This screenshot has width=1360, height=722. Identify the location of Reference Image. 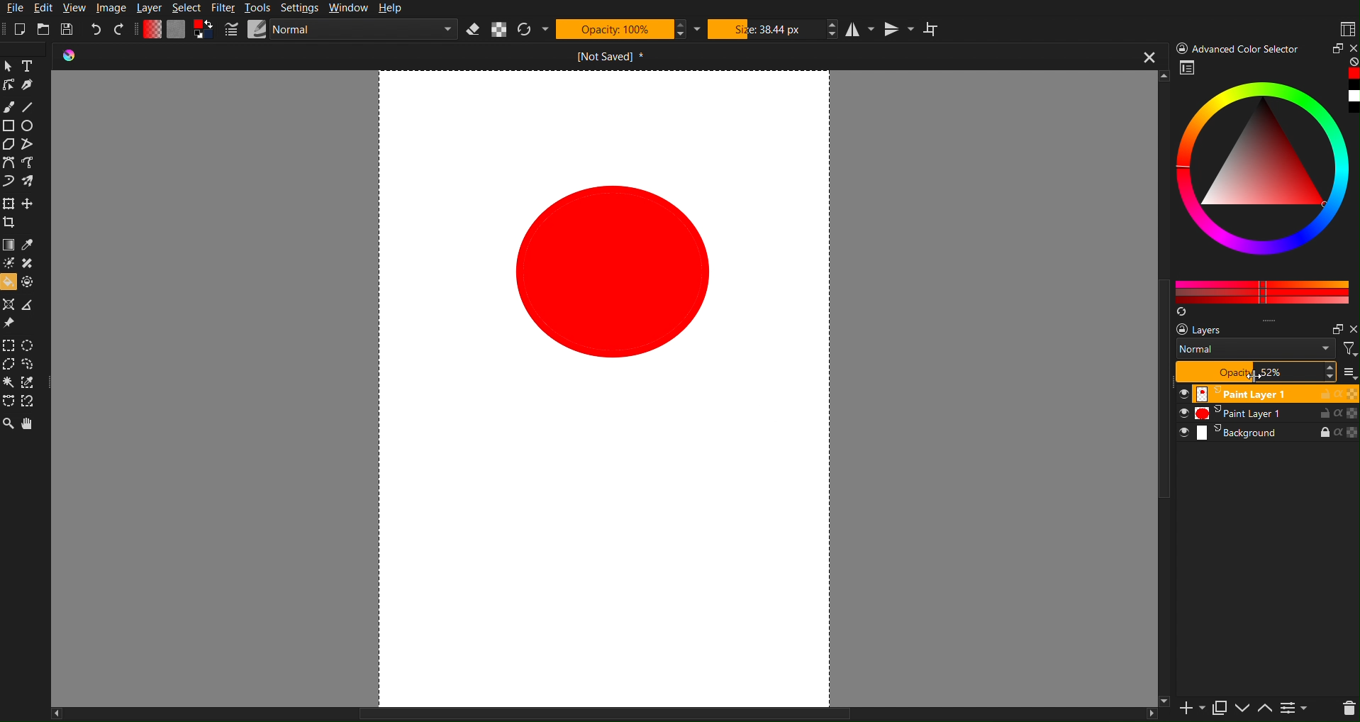
(9, 324).